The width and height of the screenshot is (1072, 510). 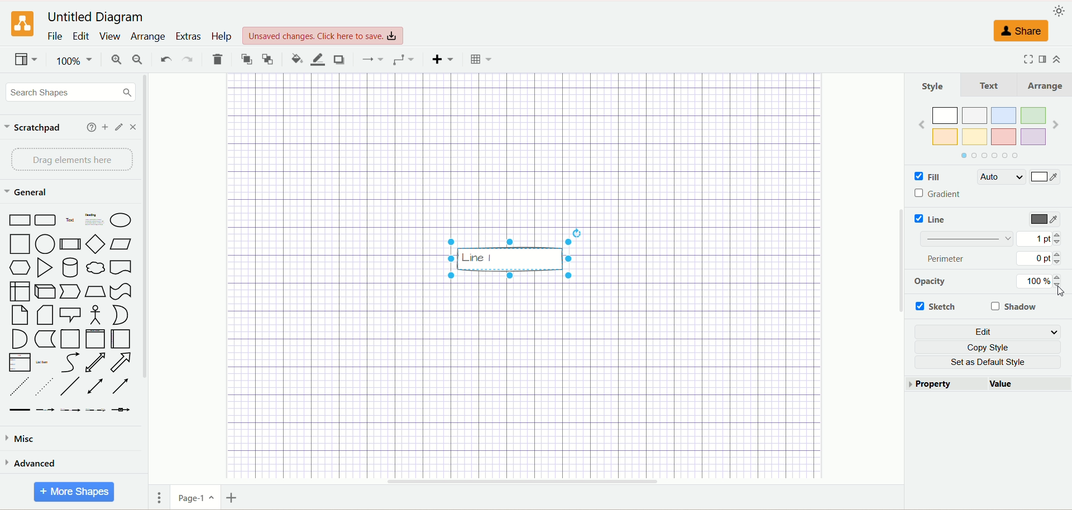 What do you see at coordinates (1042, 85) in the screenshot?
I see `Arrange` at bounding box center [1042, 85].